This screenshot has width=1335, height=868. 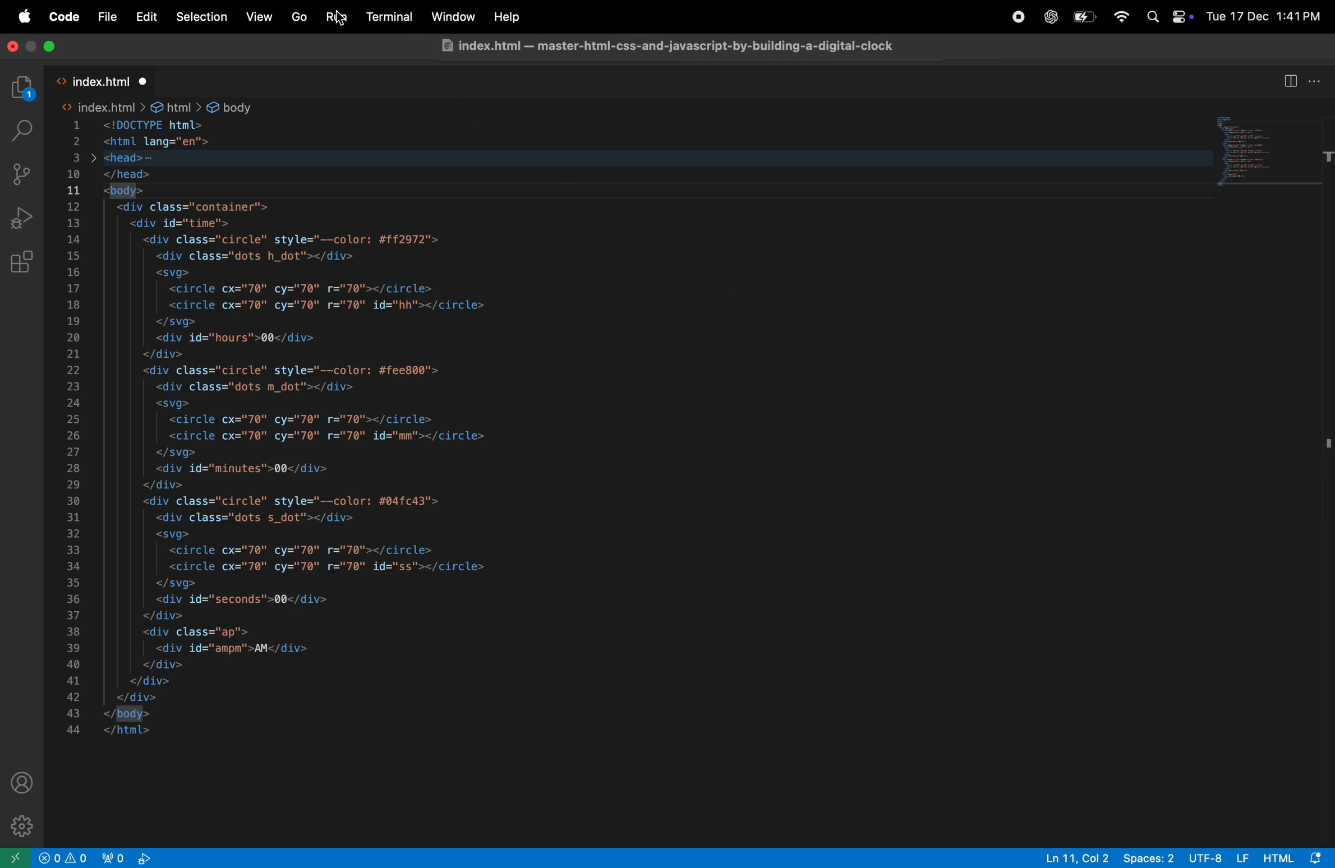 What do you see at coordinates (25, 173) in the screenshot?
I see `source control` at bounding box center [25, 173].